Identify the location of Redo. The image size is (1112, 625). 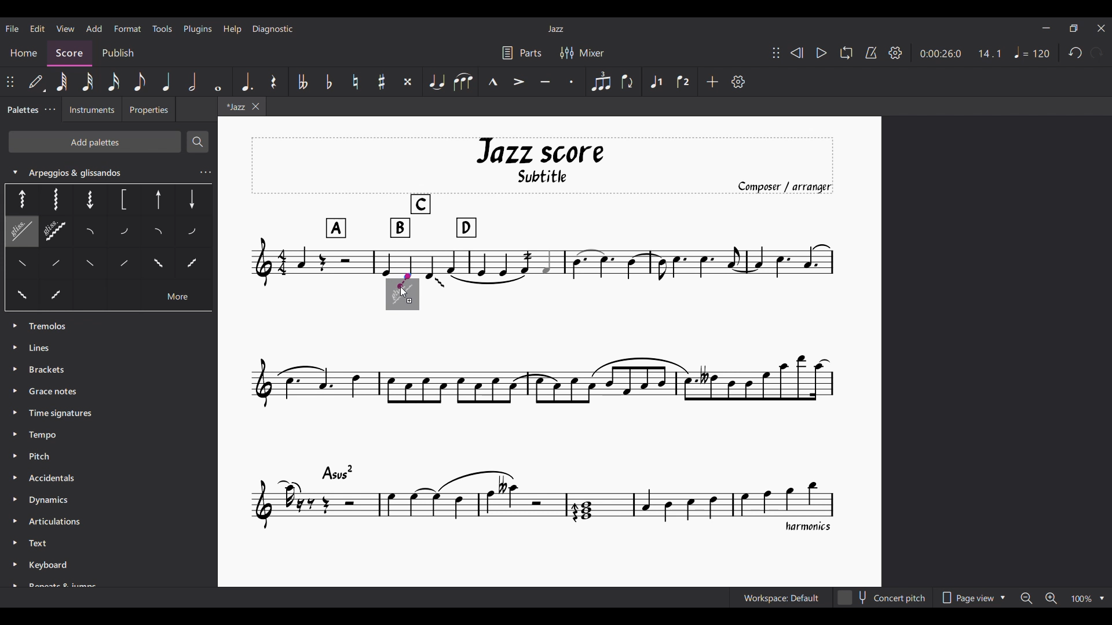
(1097, 53).